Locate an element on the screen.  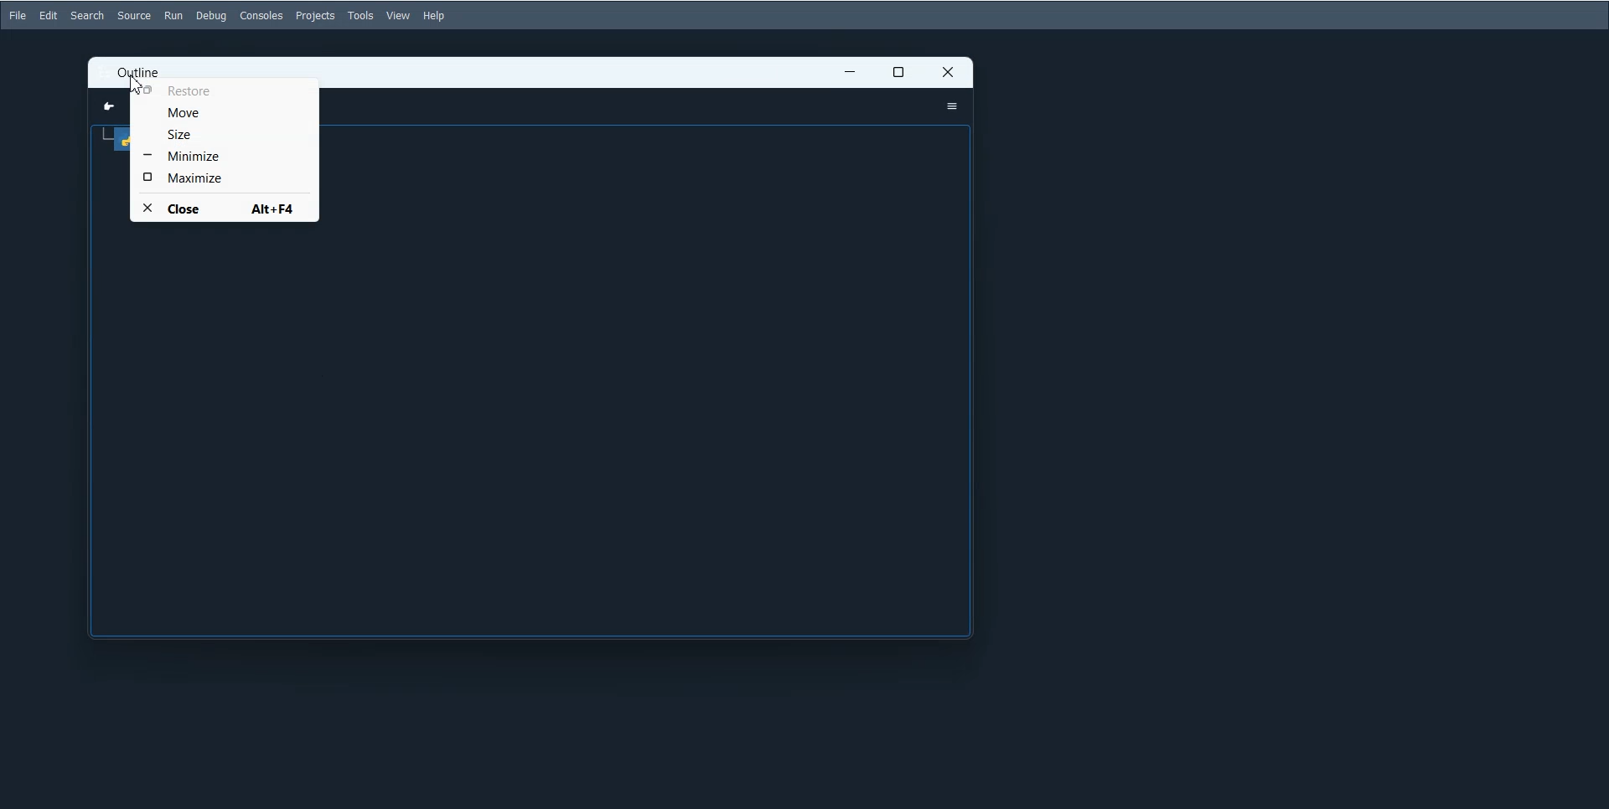
Minimize is located at coordinates (850, 73).